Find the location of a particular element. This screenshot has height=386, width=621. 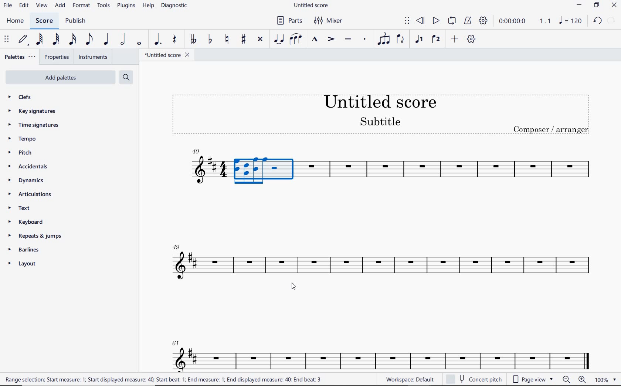

FLIP DIRECTION is located at coordinates (400, 40).